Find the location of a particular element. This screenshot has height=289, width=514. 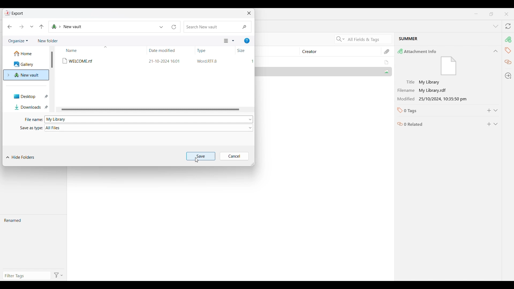

Gallery is located at coordinates (27, 64).